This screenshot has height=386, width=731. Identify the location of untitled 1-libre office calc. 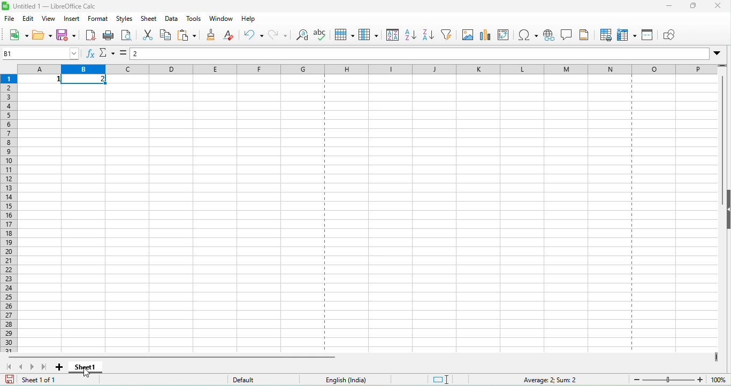
(55, 5).